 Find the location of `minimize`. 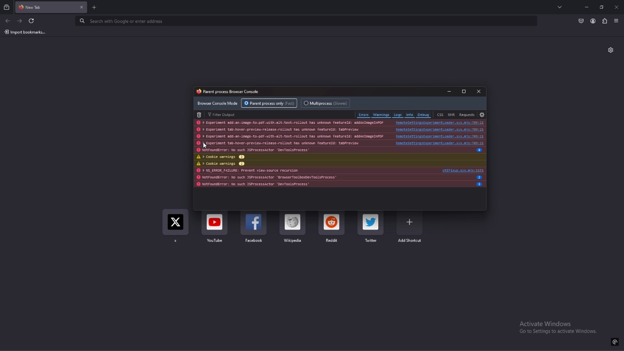

minimize is located at coordinates (587, 7).